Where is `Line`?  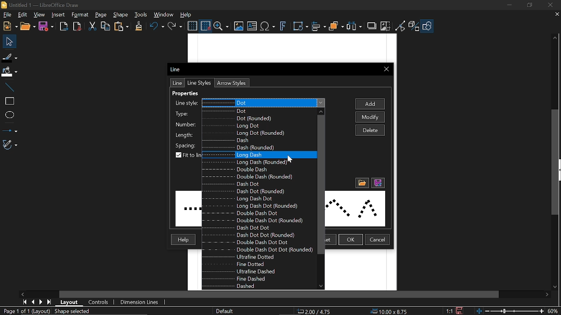
Line is located at coordinates (176, 83).